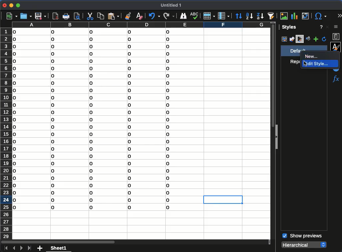 The width and height of the screenshot is (342, 252). I want to click on hierarchical , so click(305, 244).